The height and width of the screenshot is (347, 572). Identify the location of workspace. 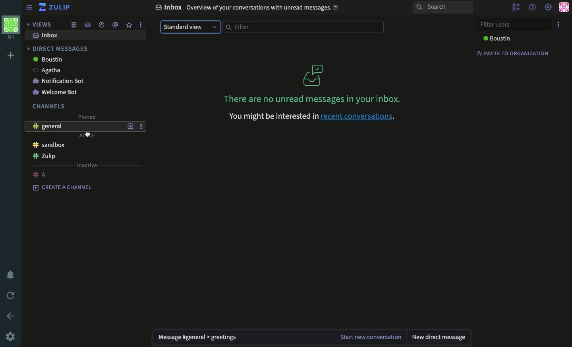
(10, 27).